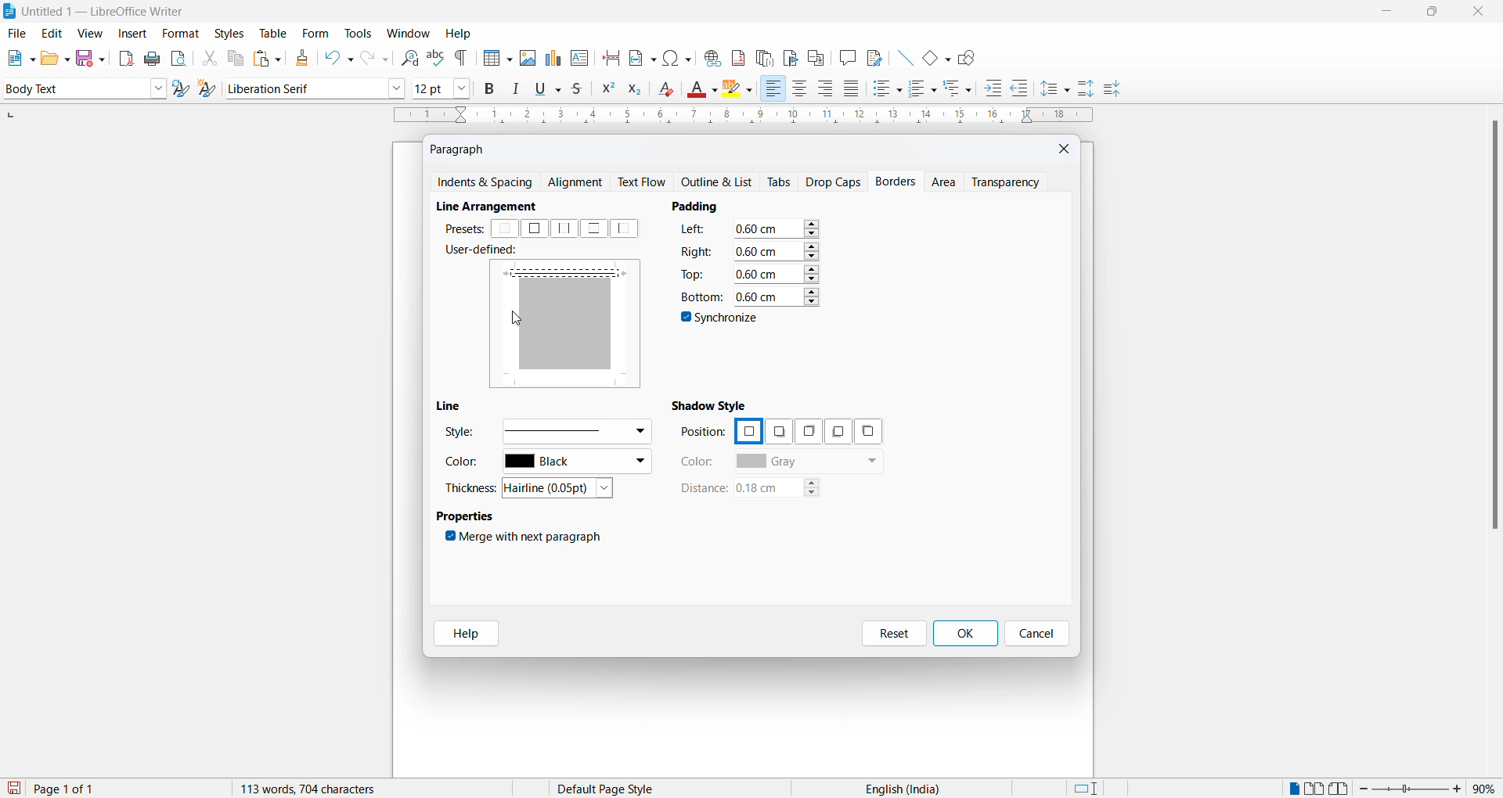  Describe the element at coordinates (299, 58) in the screenshot. I see `clone formatting` at that location.